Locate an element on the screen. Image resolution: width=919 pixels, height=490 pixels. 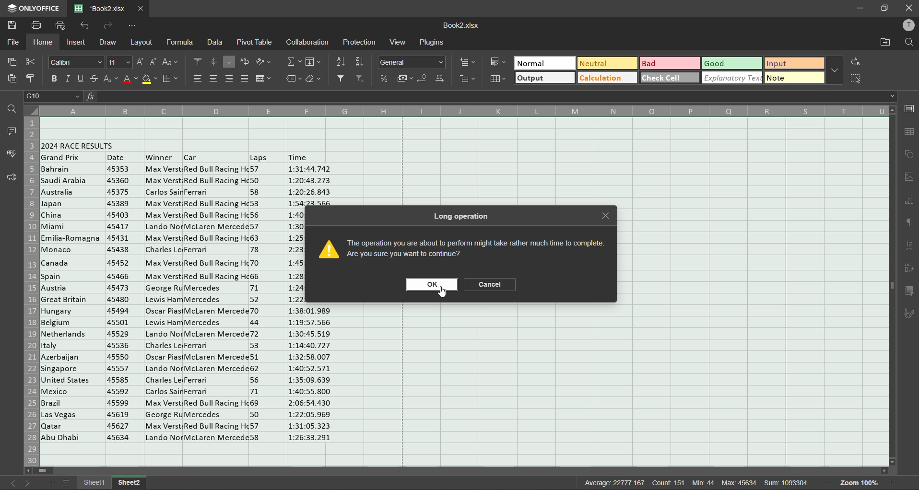
fill color is located at coordinates (150, 81).